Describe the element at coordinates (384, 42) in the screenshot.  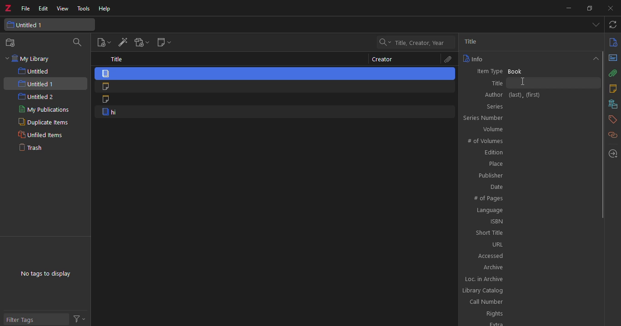
I see `search option drop down` at that location.